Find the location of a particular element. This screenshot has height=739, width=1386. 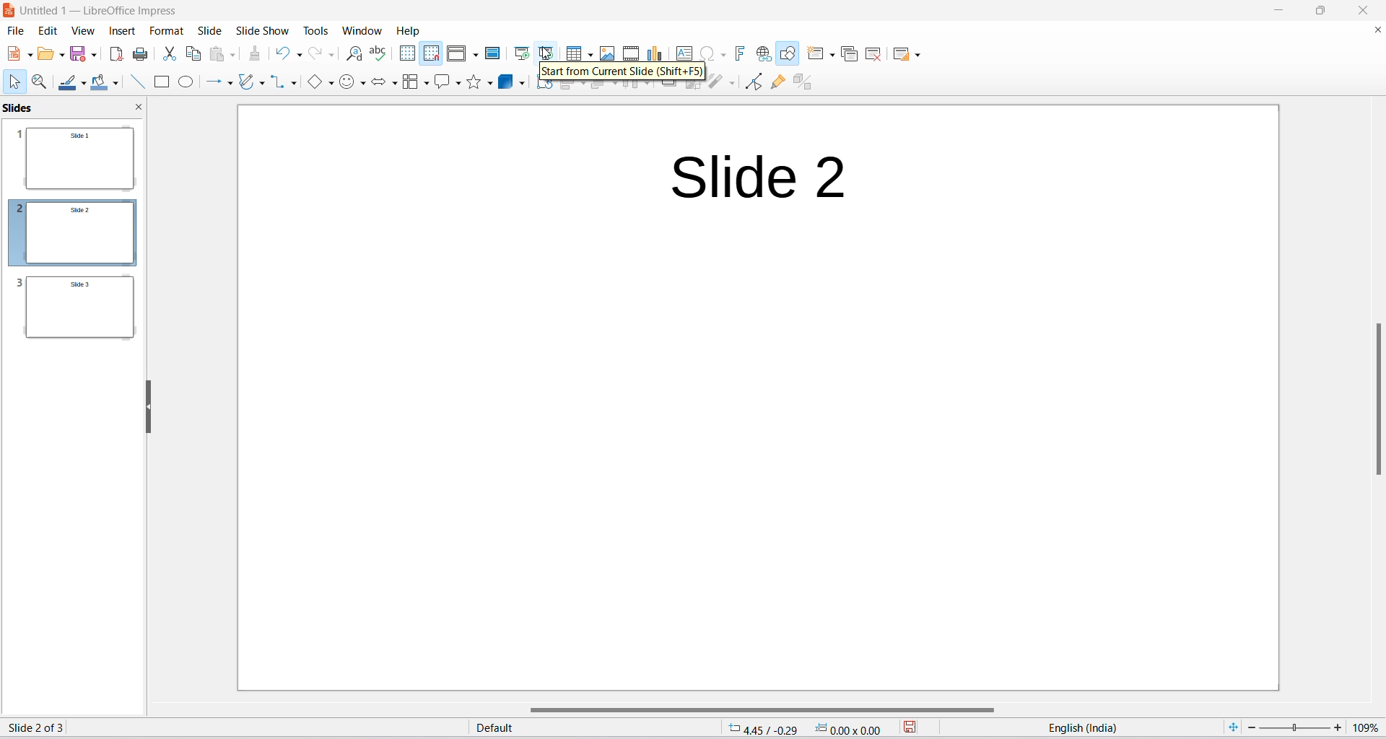

insert table is located at coordinates (570, 52).